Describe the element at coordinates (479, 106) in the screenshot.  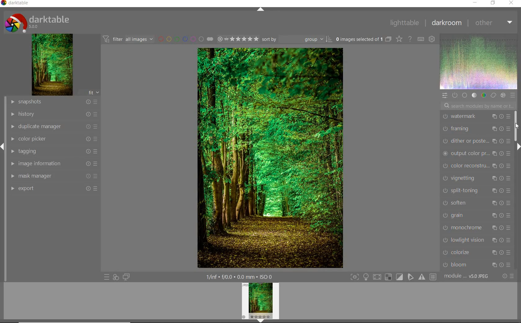
I see `SEARCH MODULES` at that location.